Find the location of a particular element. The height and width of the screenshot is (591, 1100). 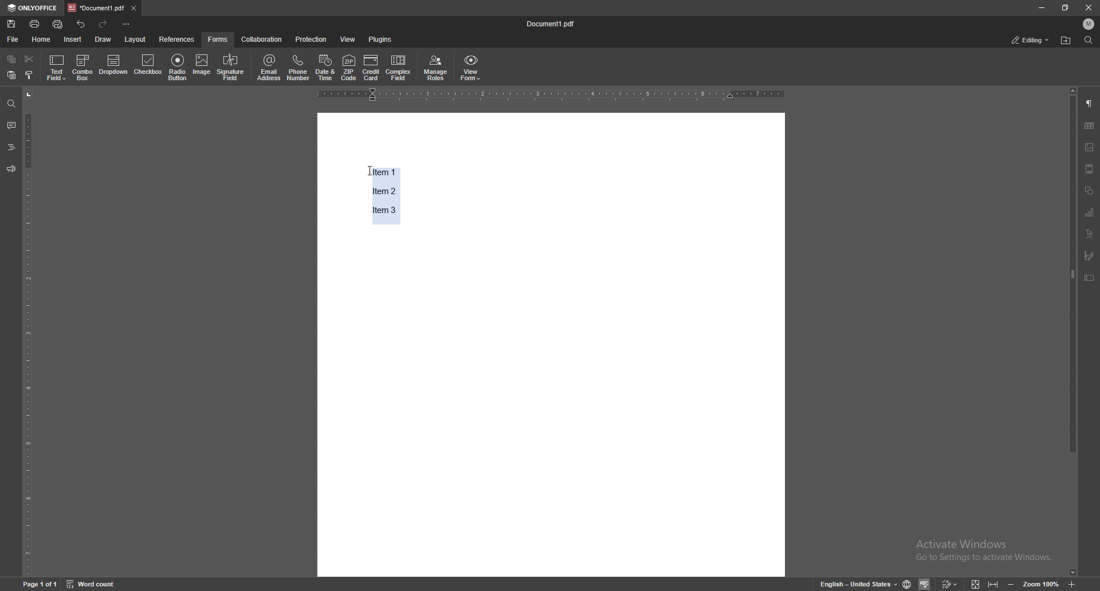

zoom out is located at coordinates (1012, 582).